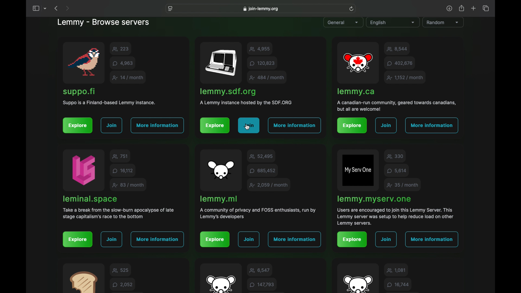 This screenshot has height=293, width=521. Describe the element at coordinates (398, 285) in the screenshot. I see `comment` at that location.